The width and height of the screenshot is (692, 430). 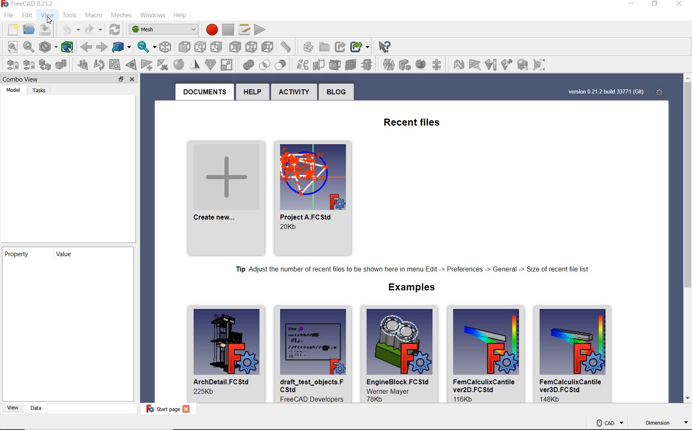 What do you see at coordinates (226, 198) in the screenshot?
I see `create new` at bounding box center [226, 198].